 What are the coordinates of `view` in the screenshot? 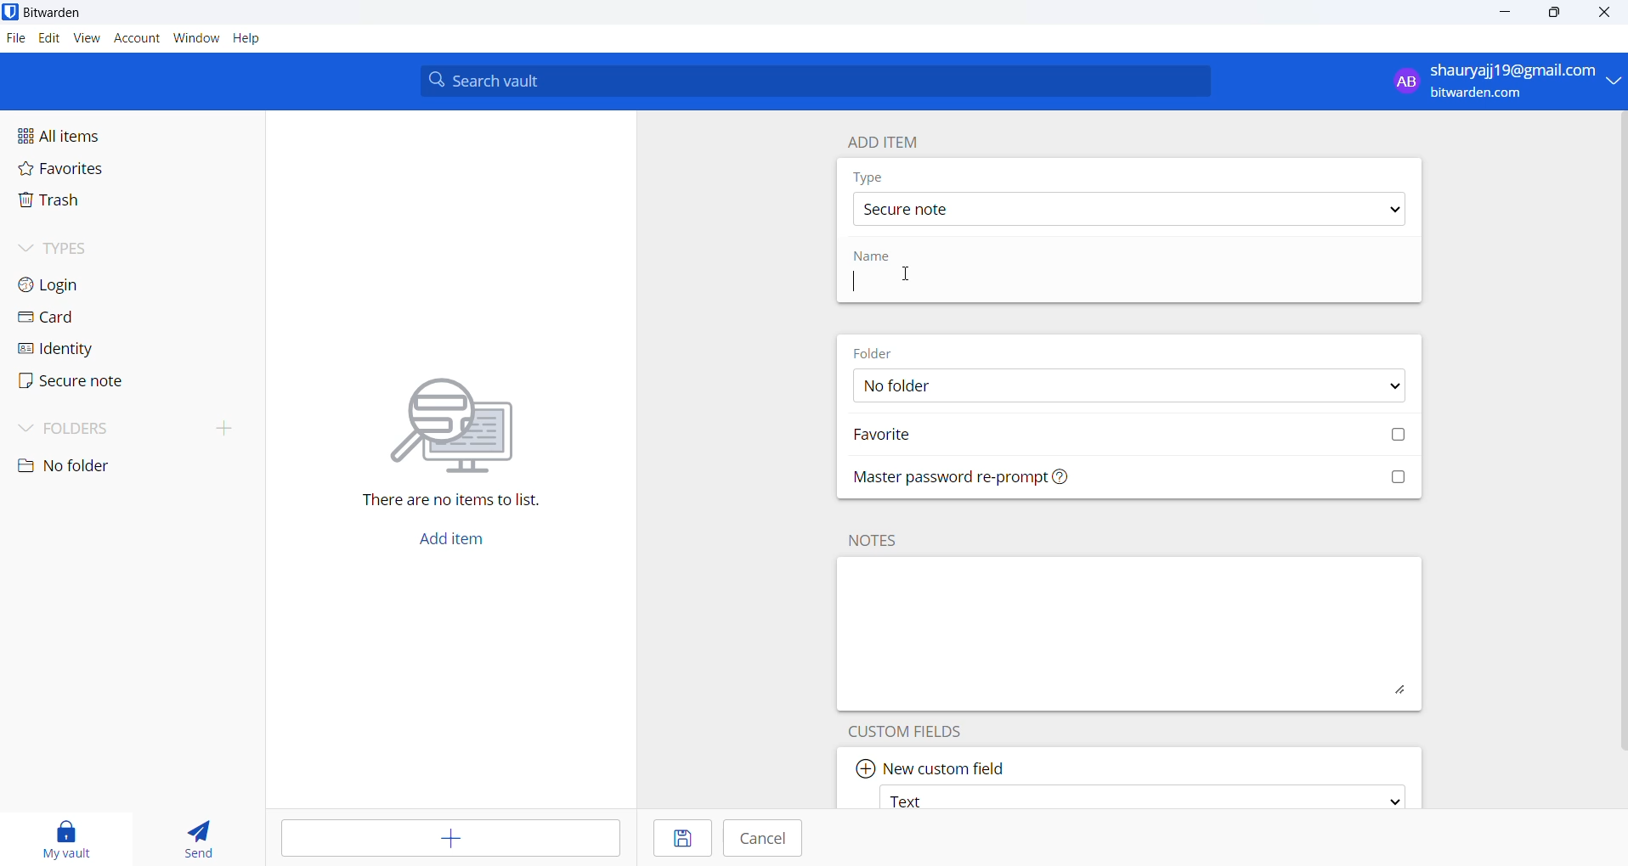 It's located at (88, 38).